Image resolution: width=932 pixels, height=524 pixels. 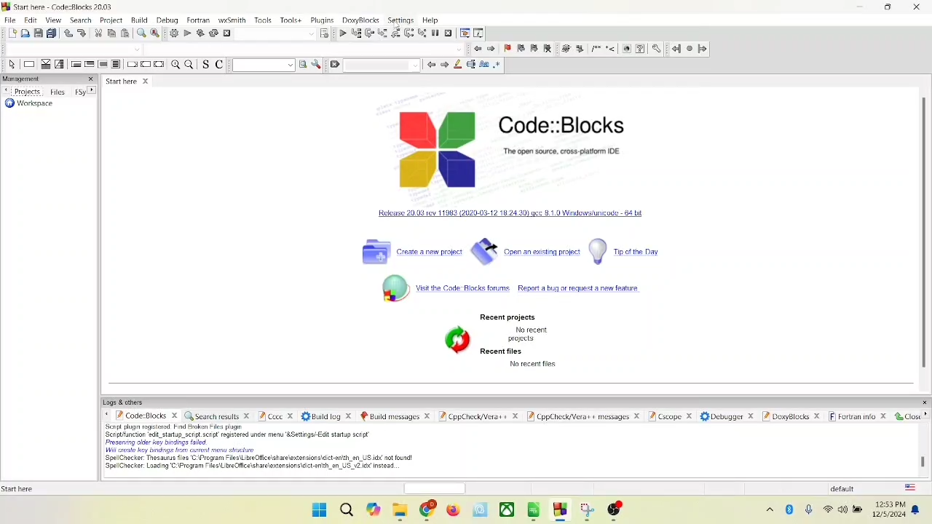 What do you see at coordinates (50, 32) in the screenshot?
I see `save everything` at bounding box center [50, 32].